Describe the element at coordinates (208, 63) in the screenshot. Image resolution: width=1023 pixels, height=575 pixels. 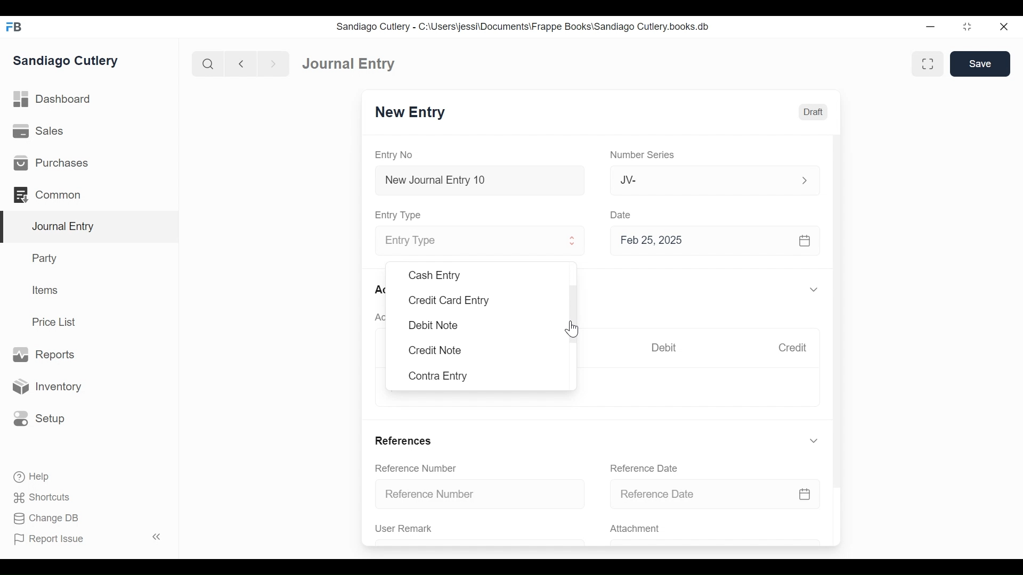
I see `Search` at that location.